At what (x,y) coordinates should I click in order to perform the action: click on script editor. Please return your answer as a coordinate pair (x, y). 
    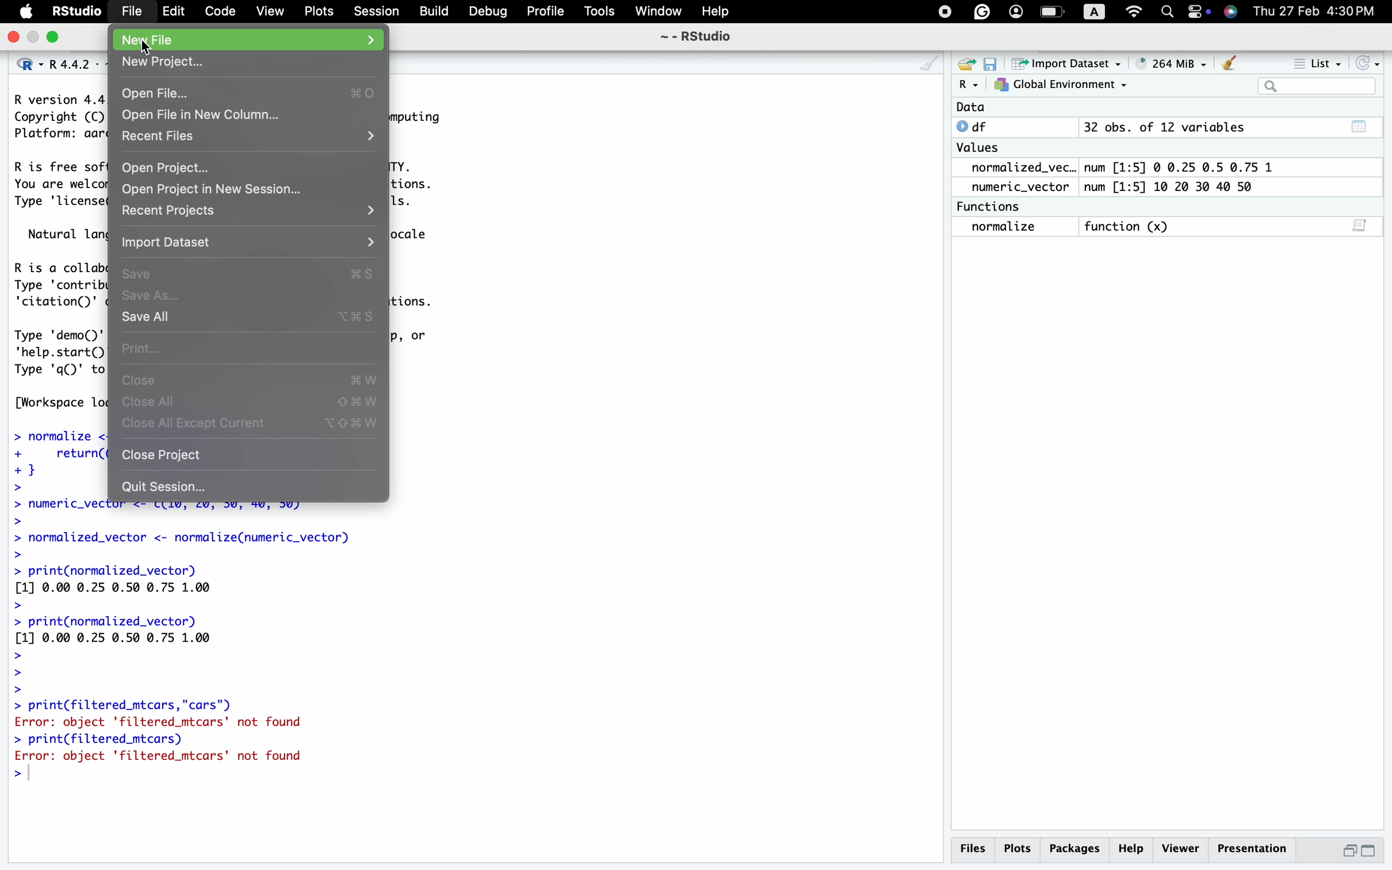
    Looking at the image, I should click on (1361, 224).